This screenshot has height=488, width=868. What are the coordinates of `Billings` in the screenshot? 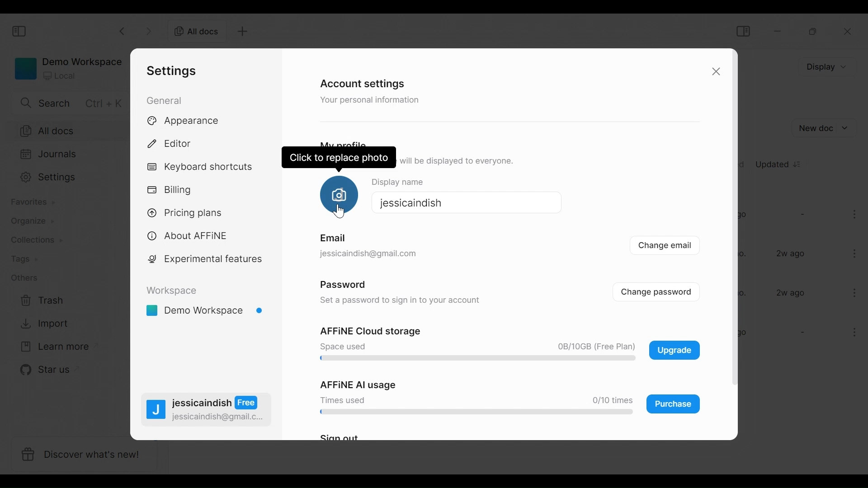 It's located at (172, 190).